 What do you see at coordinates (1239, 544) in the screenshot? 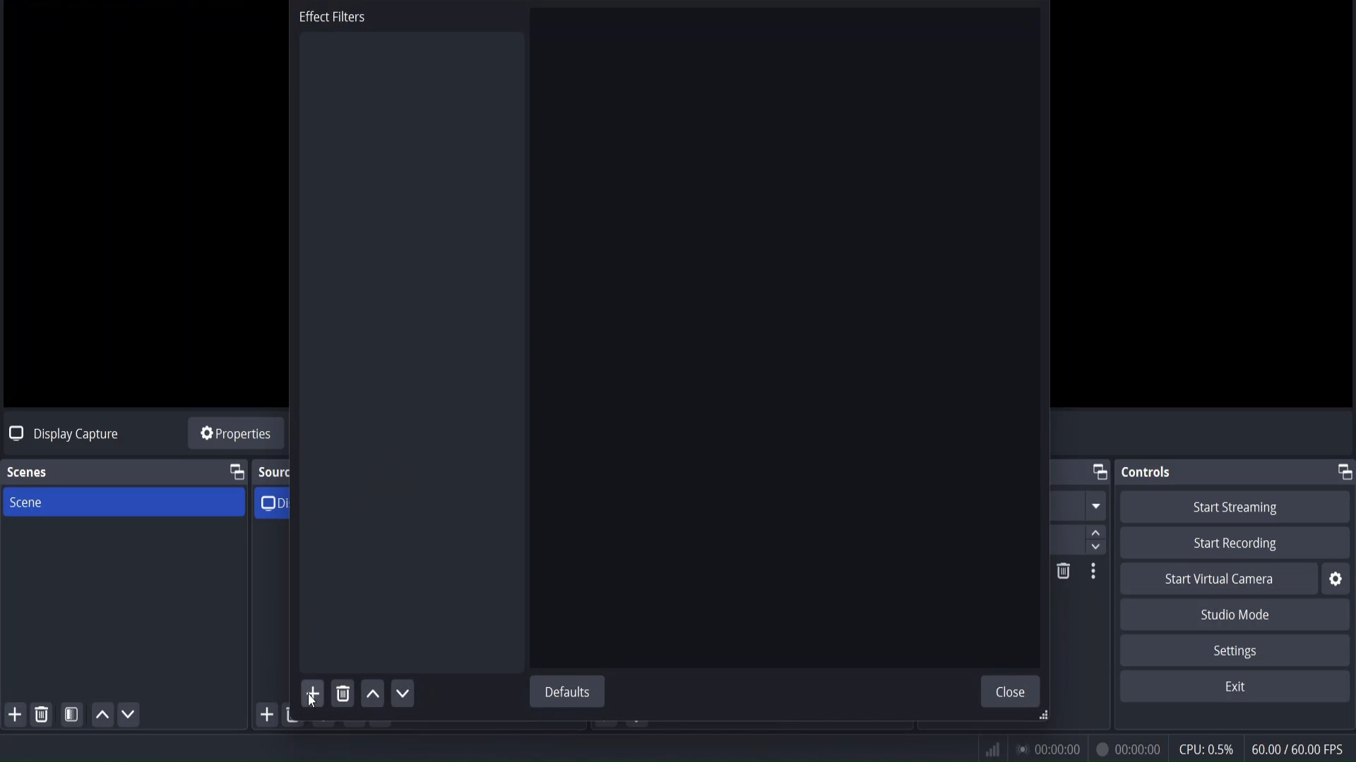
I see `start recording` at bounding box center [1239, 544].